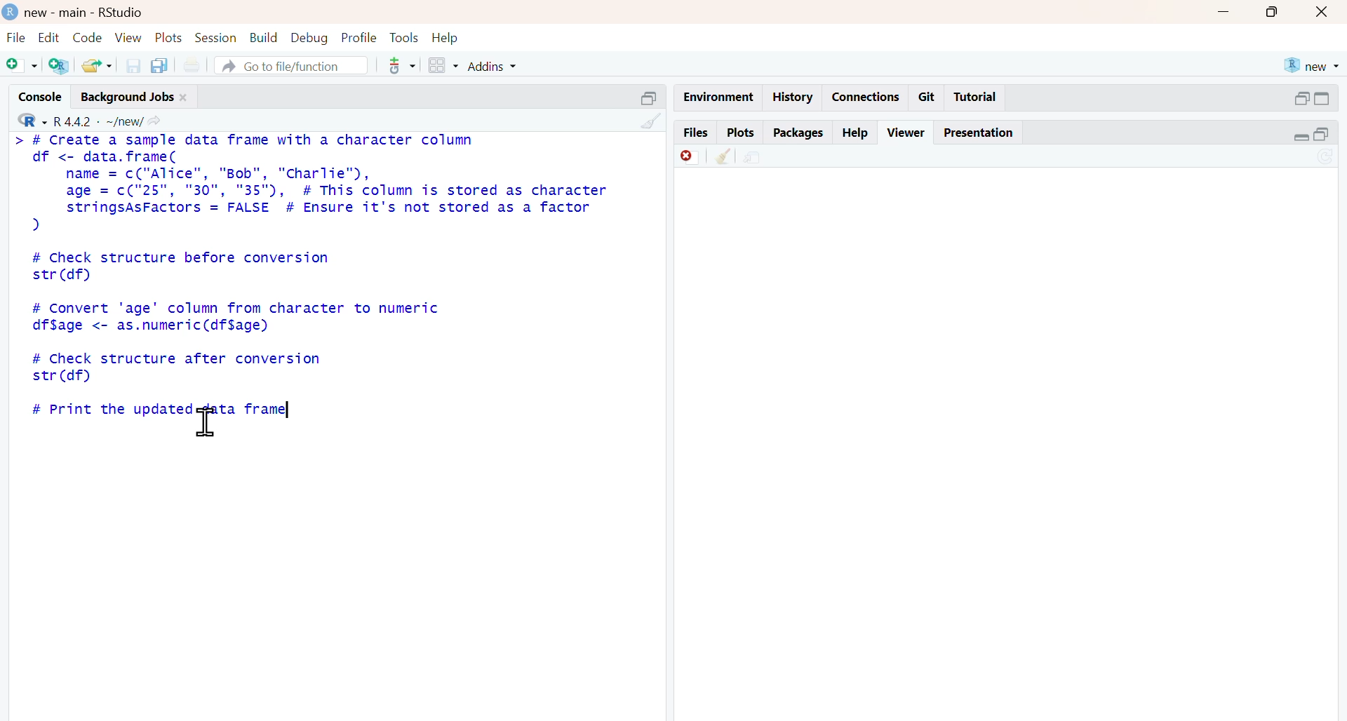 The image size is (1347, 721). What do you see at coordinates (975, 96) in the screenshot?
I see `Tutorial ` at bounding box center [975, 96].